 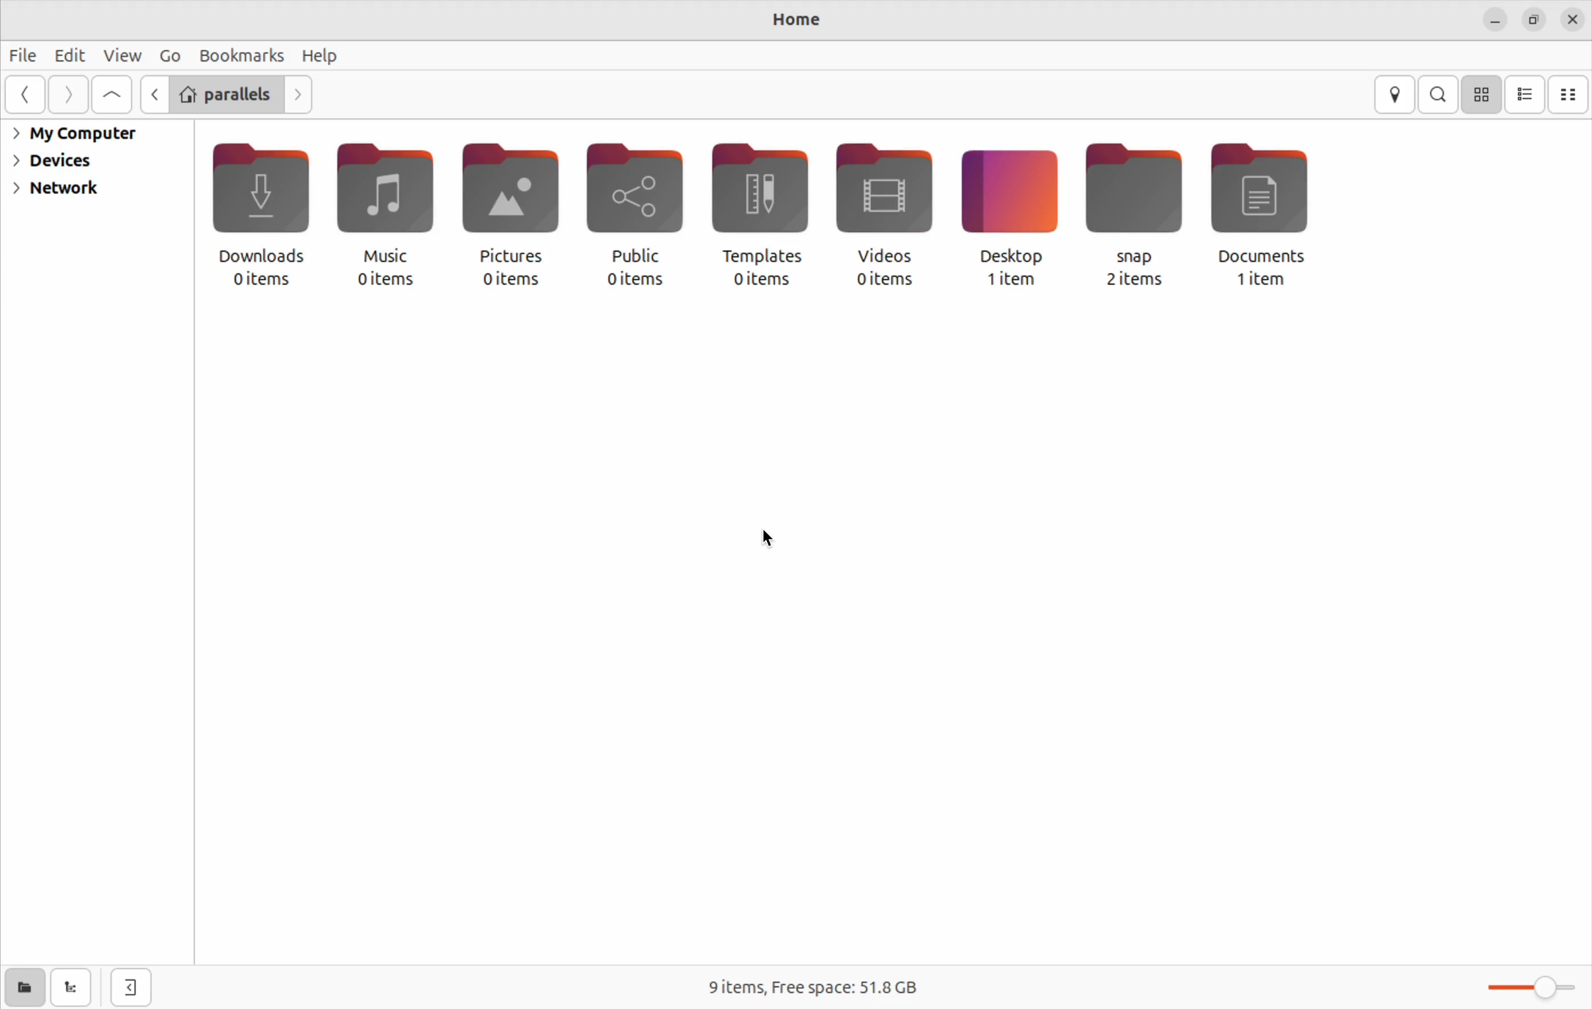 What do you see at coordinates (756, 219) in the screenshot?
I see `templates 0 items` at bounding box center [756, 219].